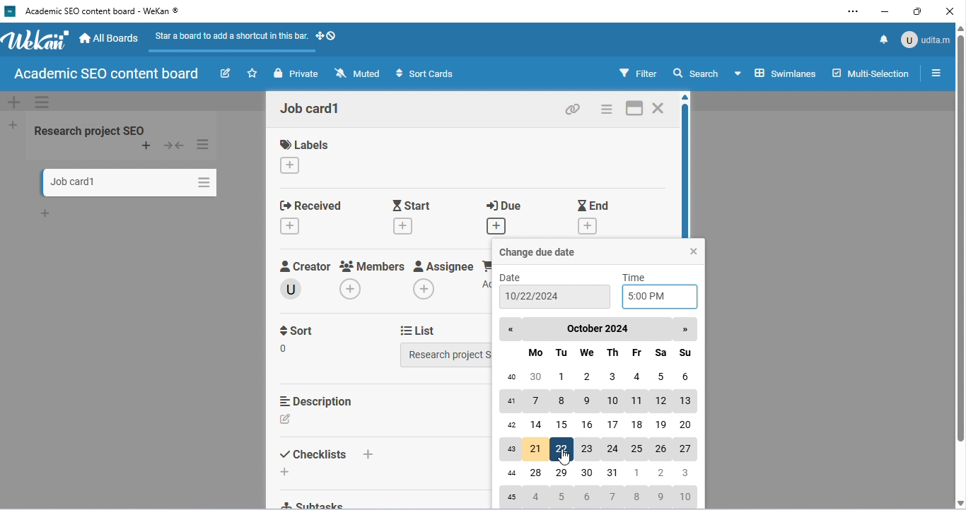 This screenshot has width=966, height=510. What do you see at coordinates (286, 420) in the screenshot?
I see `add description` at bounding box center [286, 420].